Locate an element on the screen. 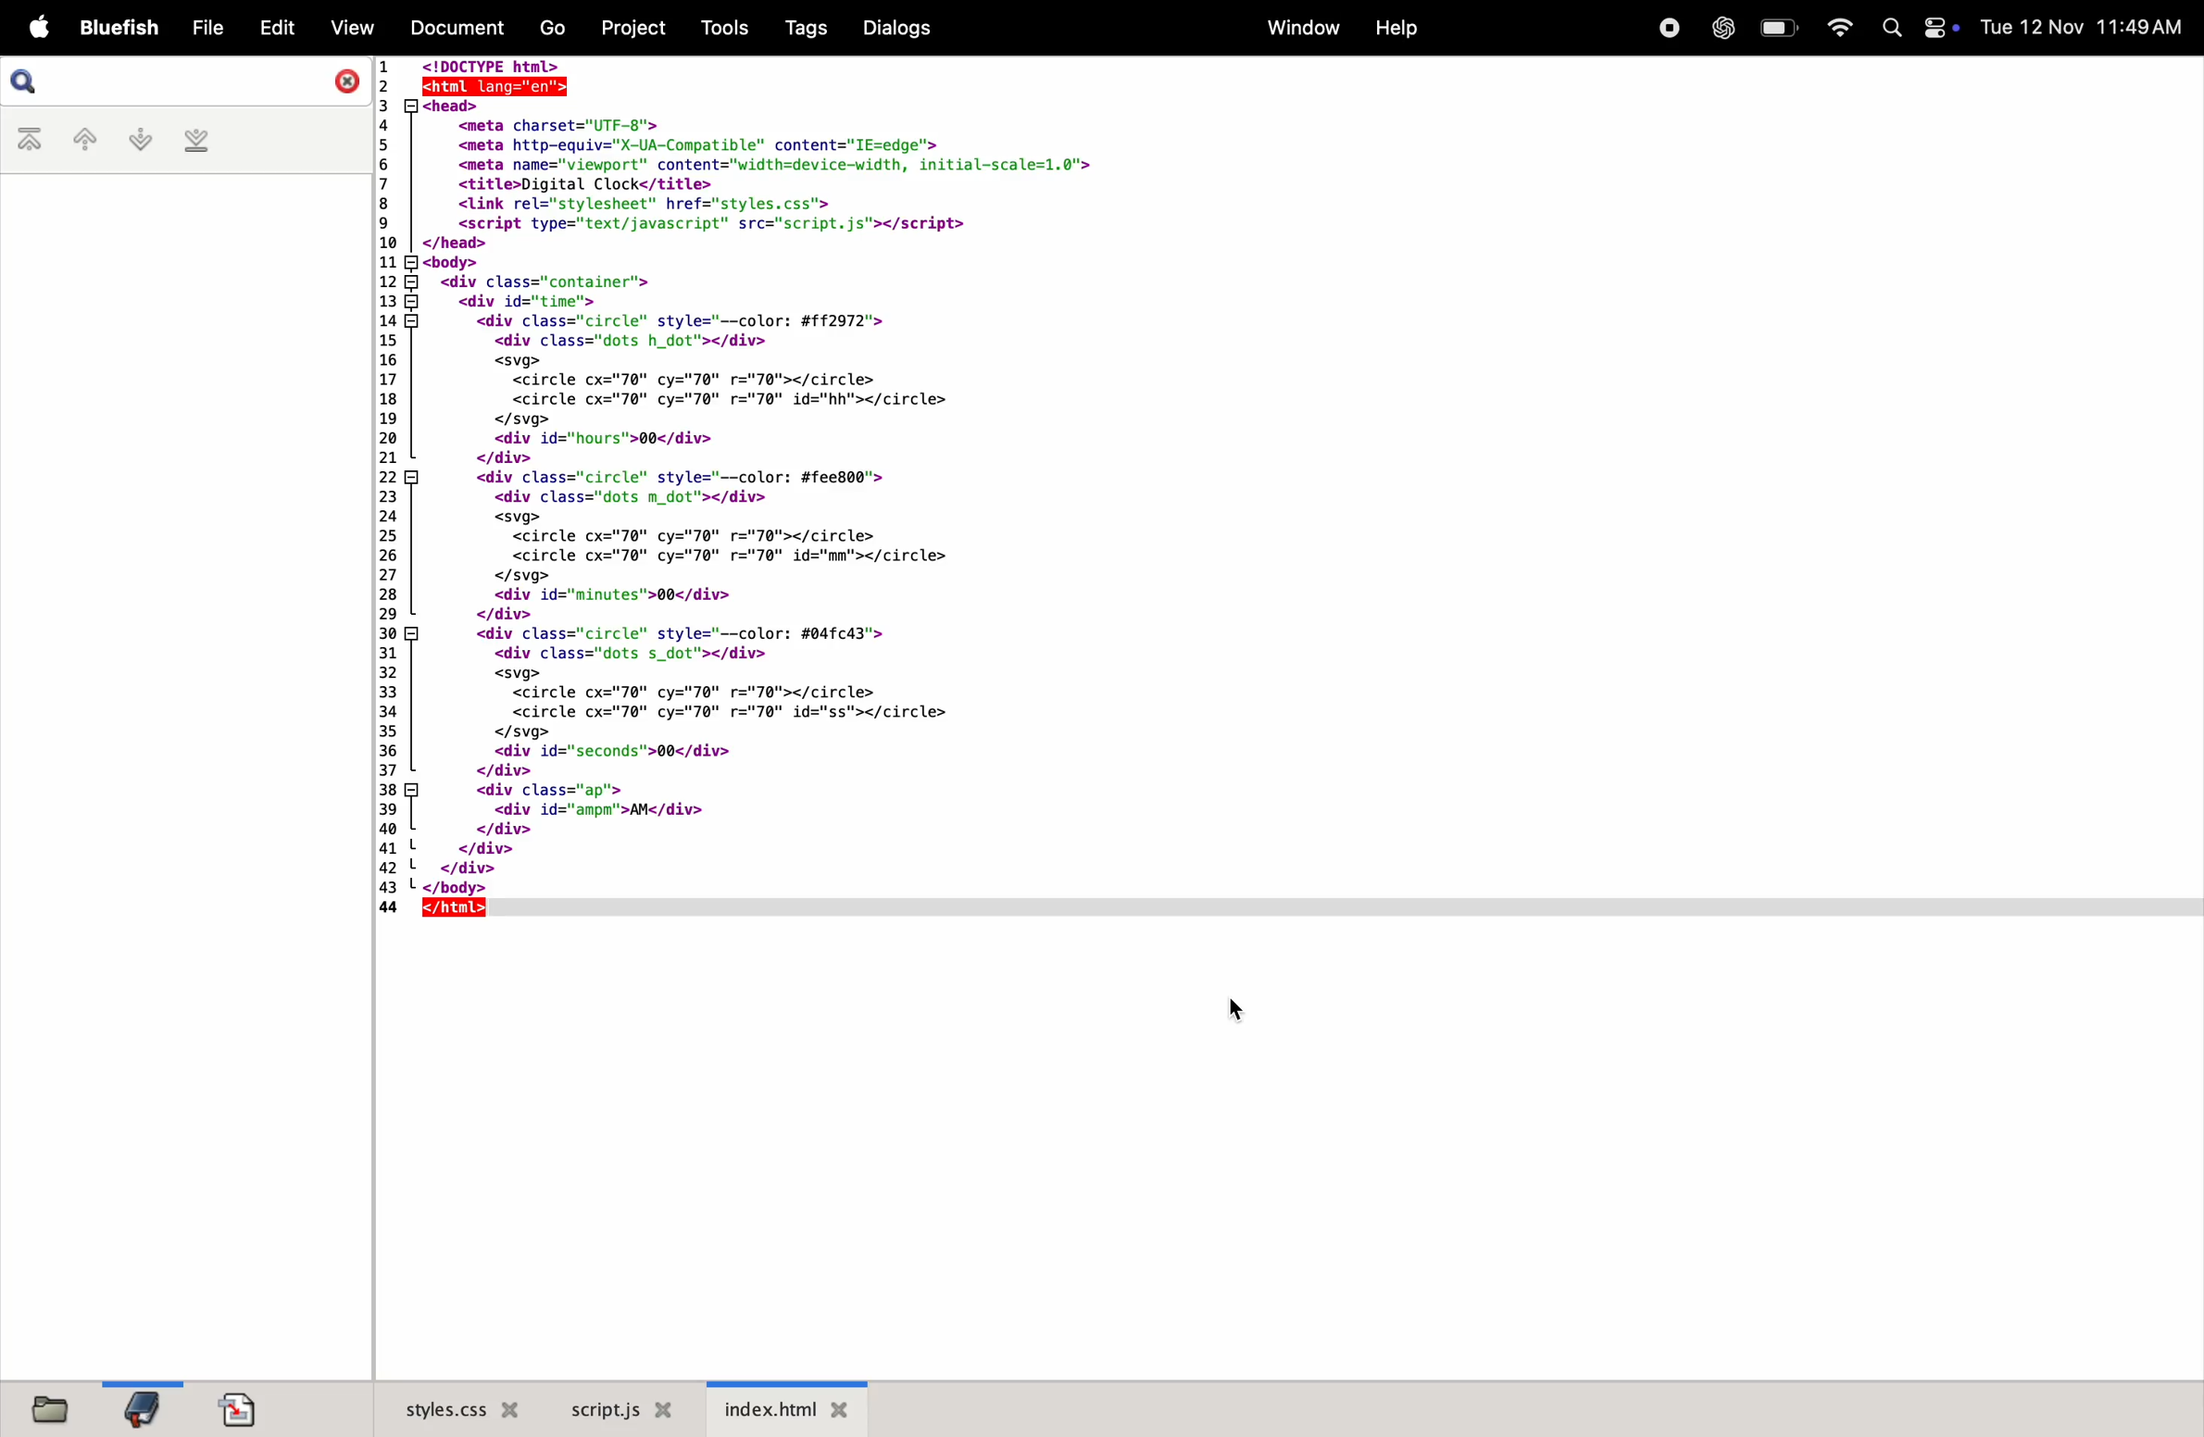  style.css is located at coordinates (452, 1406).